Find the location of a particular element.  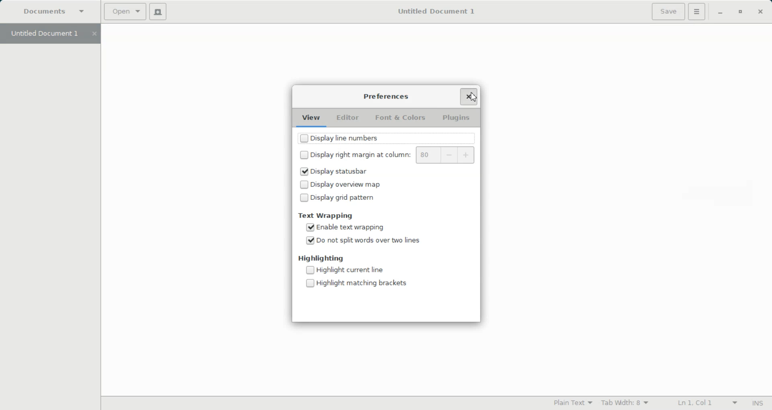

Untitled Document 1 is located at coordinates (431, 11).